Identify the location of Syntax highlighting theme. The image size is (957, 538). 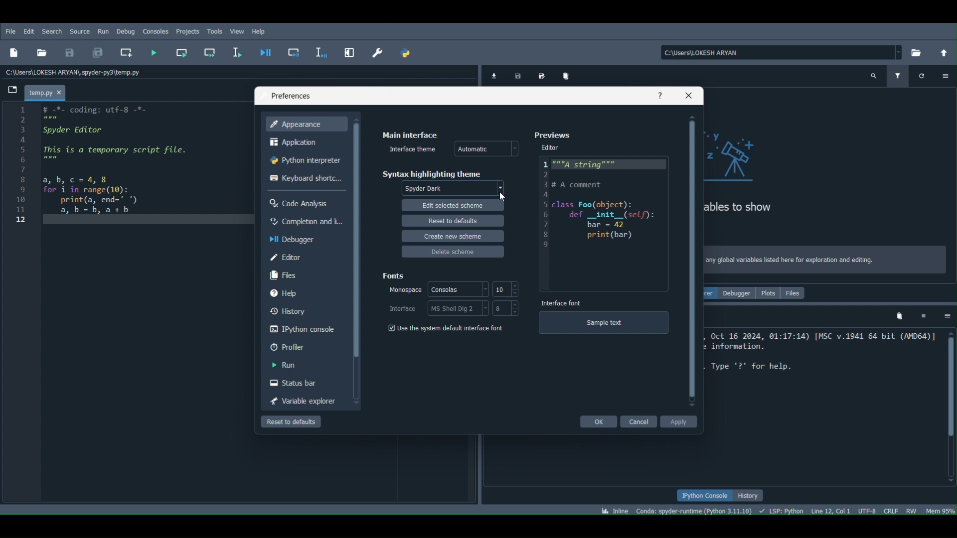
(428, 172).